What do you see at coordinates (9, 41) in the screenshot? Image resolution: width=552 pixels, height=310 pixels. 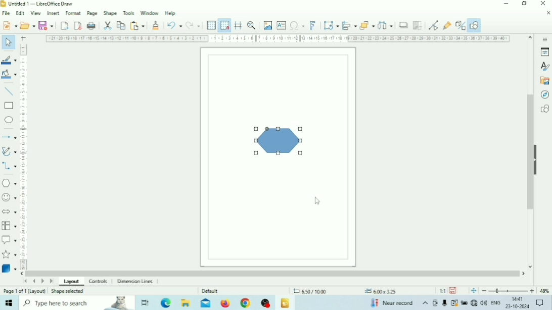 I see `Select` at bounding box center [9, 41].